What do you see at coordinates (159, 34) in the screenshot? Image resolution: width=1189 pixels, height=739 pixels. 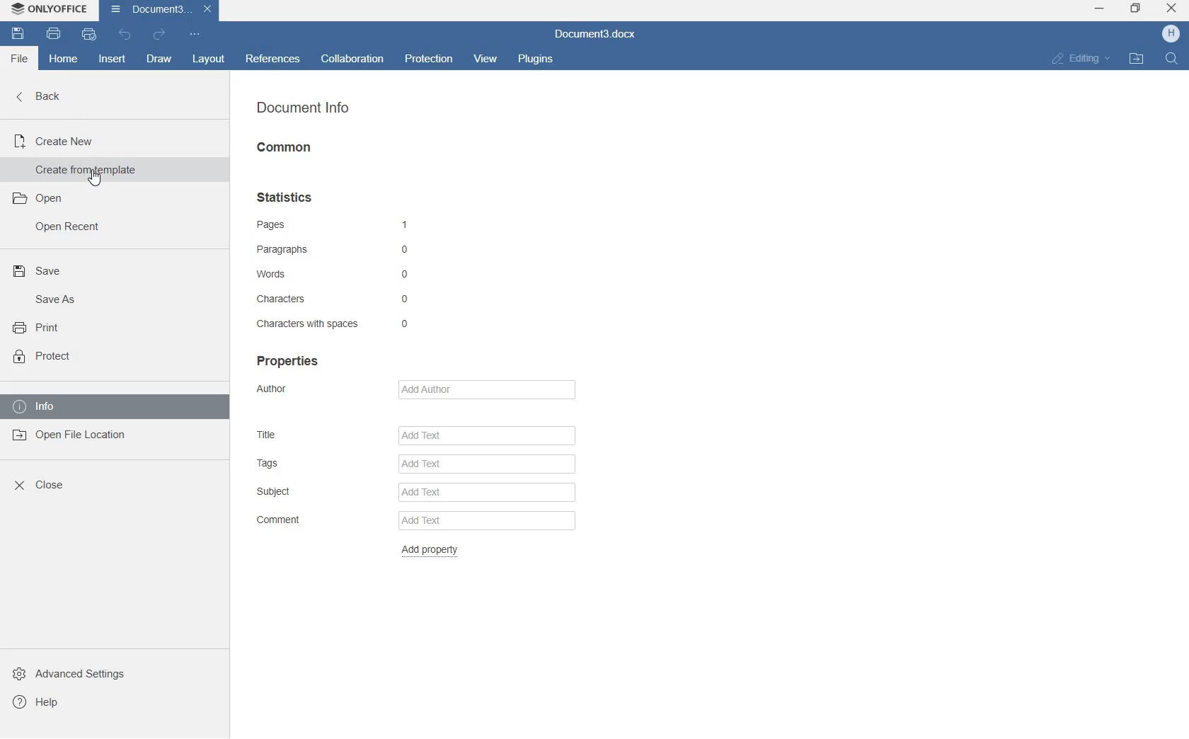 I see `redo` at bounding box center [159, 34].